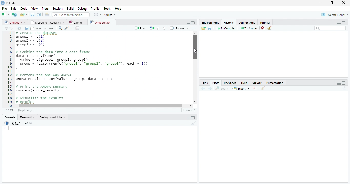 This screenshot has width=350, height=184. Describe the element at coordinates (277, 82) in the screenshot. I see `Presentation` at that location.